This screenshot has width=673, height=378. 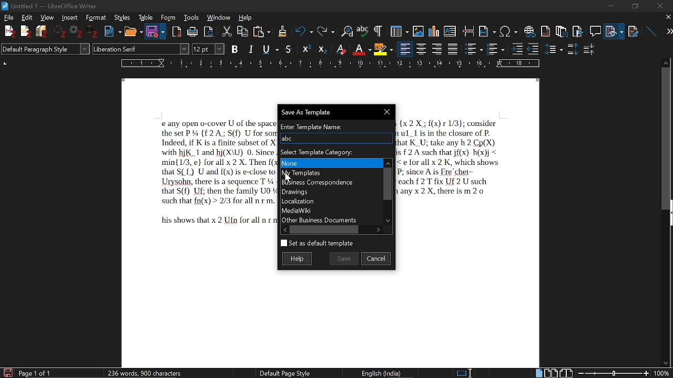 I want to click on change zoom, so click(x=623, y=373).